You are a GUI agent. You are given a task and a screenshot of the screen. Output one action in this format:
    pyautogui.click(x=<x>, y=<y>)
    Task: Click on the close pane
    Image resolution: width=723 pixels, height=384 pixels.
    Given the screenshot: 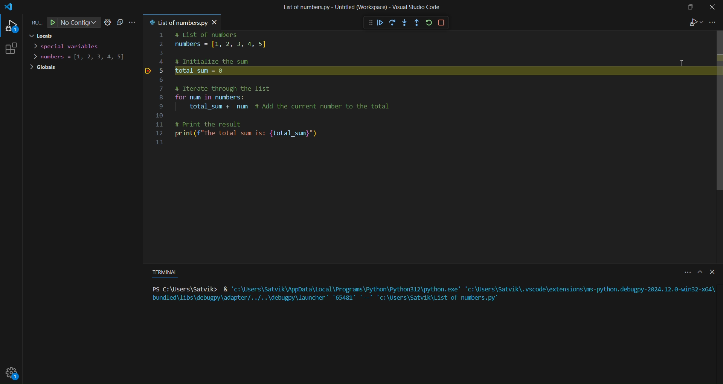 What is the action you would take?
    pyautogui.click(x=712, y=271)
    